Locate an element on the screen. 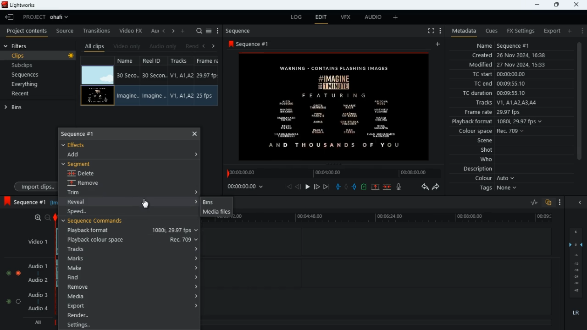 This screenshot has width=587, height=330. remove is located at coordinates (90, 184).